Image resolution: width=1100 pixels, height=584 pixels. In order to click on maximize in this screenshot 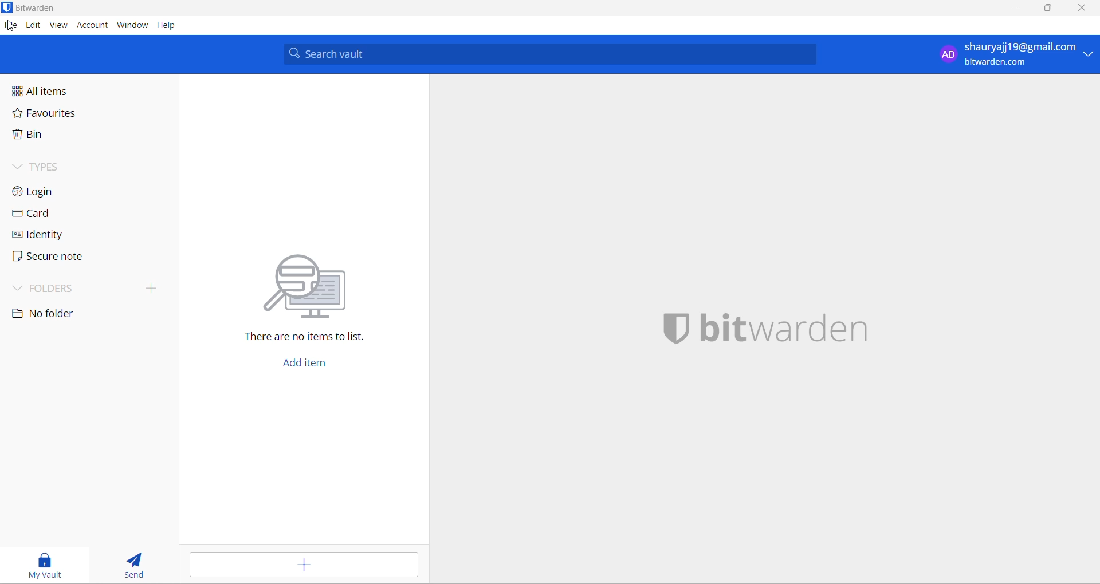, I will do `click(1048, 10)`.